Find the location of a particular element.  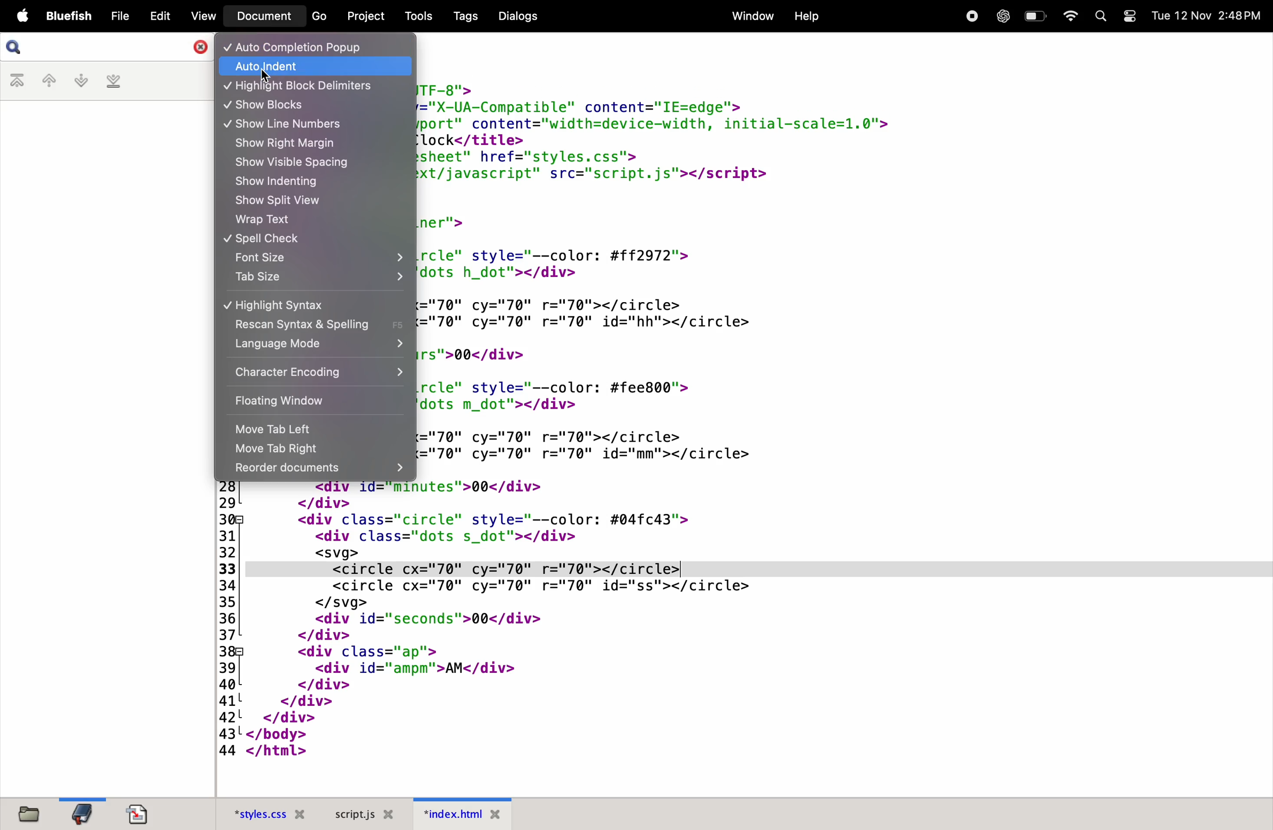

HTML code for a digital clock interface with animated circles showing the current time. is located at coordinates (536, 626).